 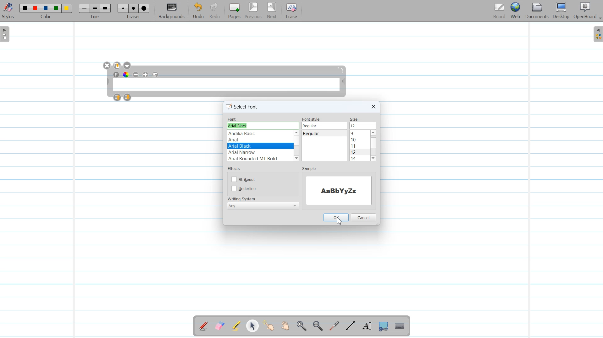 What do you see at coordinates (260, 146) in the screenshot?
I see `font selected` at bounding box center [260, 146].